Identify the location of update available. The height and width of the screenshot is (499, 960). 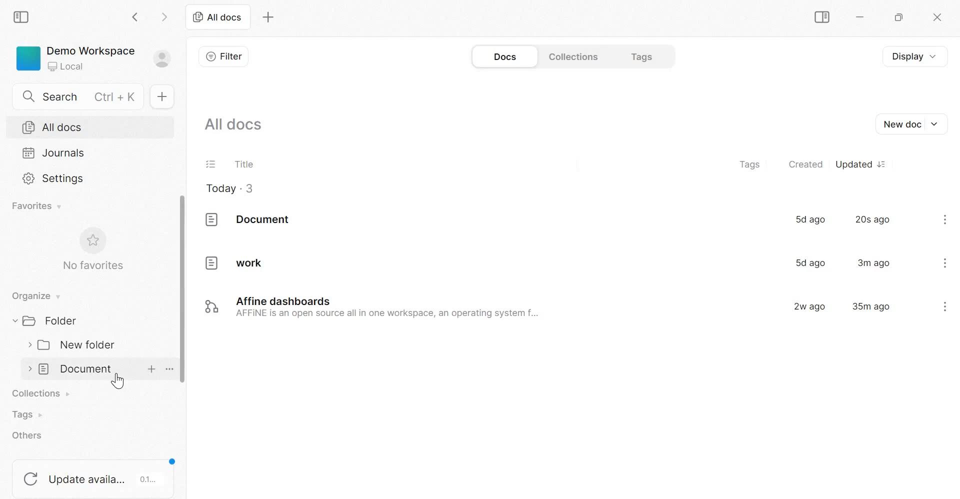
(93, 475).